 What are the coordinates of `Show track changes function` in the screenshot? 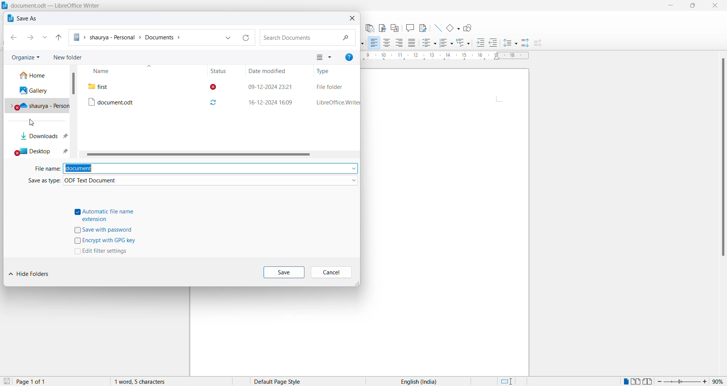 It's located at (423, 28).